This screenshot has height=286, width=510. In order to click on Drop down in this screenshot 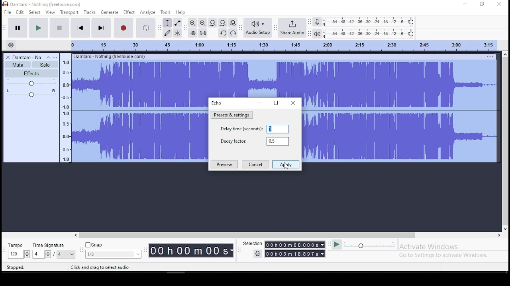, I will do `click(27, 255)`.